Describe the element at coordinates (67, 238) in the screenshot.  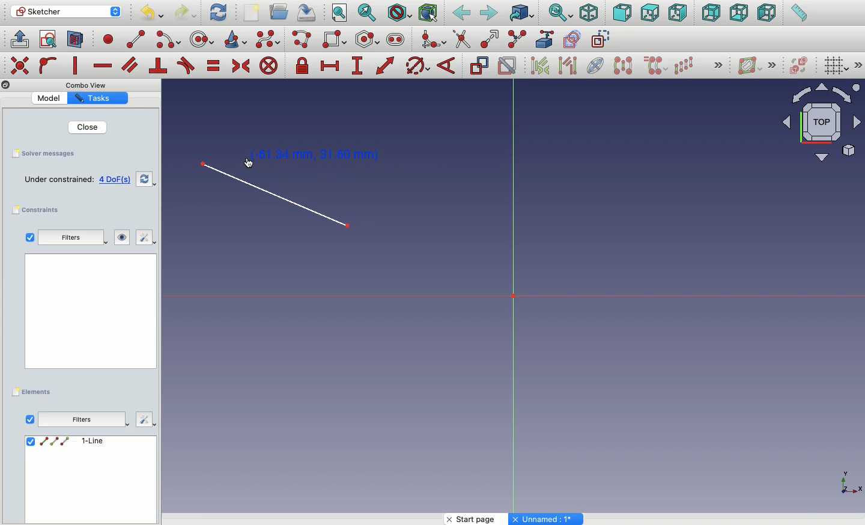
I see `Filters` at that location.